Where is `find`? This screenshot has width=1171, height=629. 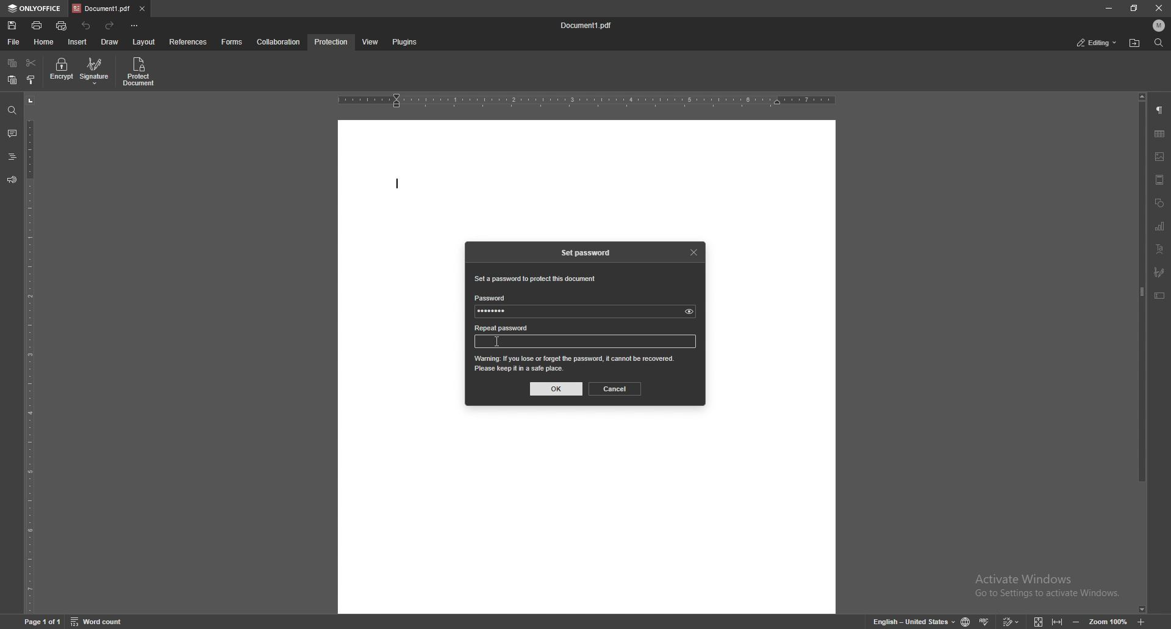 find is located at coordinates (1158, 43).